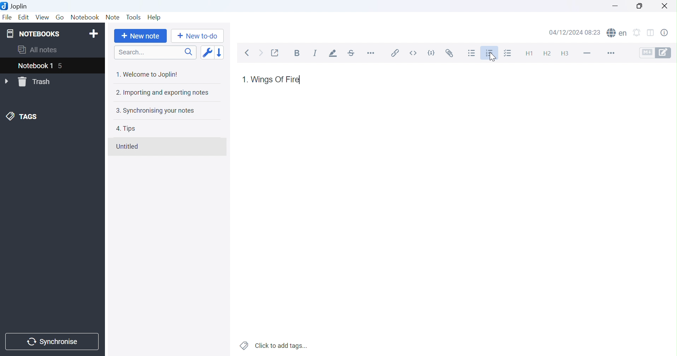  What do you see at coordinates (207, 53) in the screenshot?
I see `Toggle reverse order field` at bounding box center [207, 53].